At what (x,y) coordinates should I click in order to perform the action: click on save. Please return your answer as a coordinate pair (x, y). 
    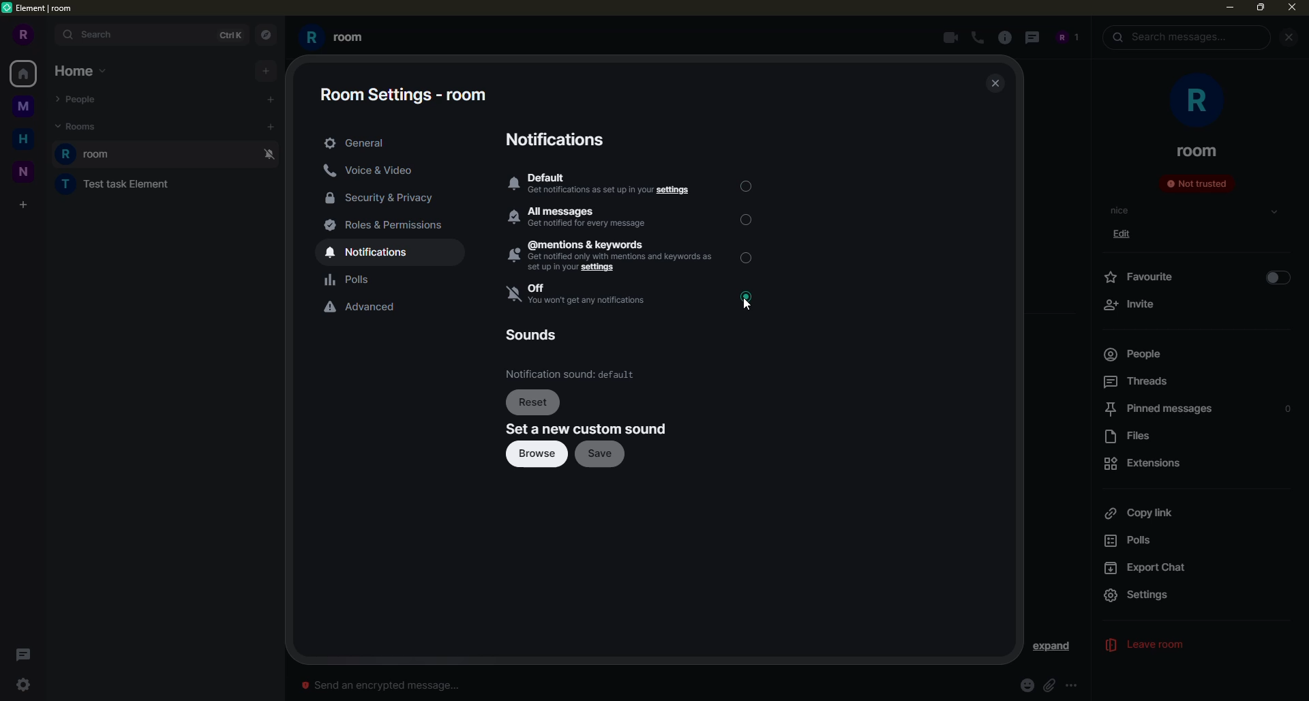
    Looking at the image, I should click on (601, 454).